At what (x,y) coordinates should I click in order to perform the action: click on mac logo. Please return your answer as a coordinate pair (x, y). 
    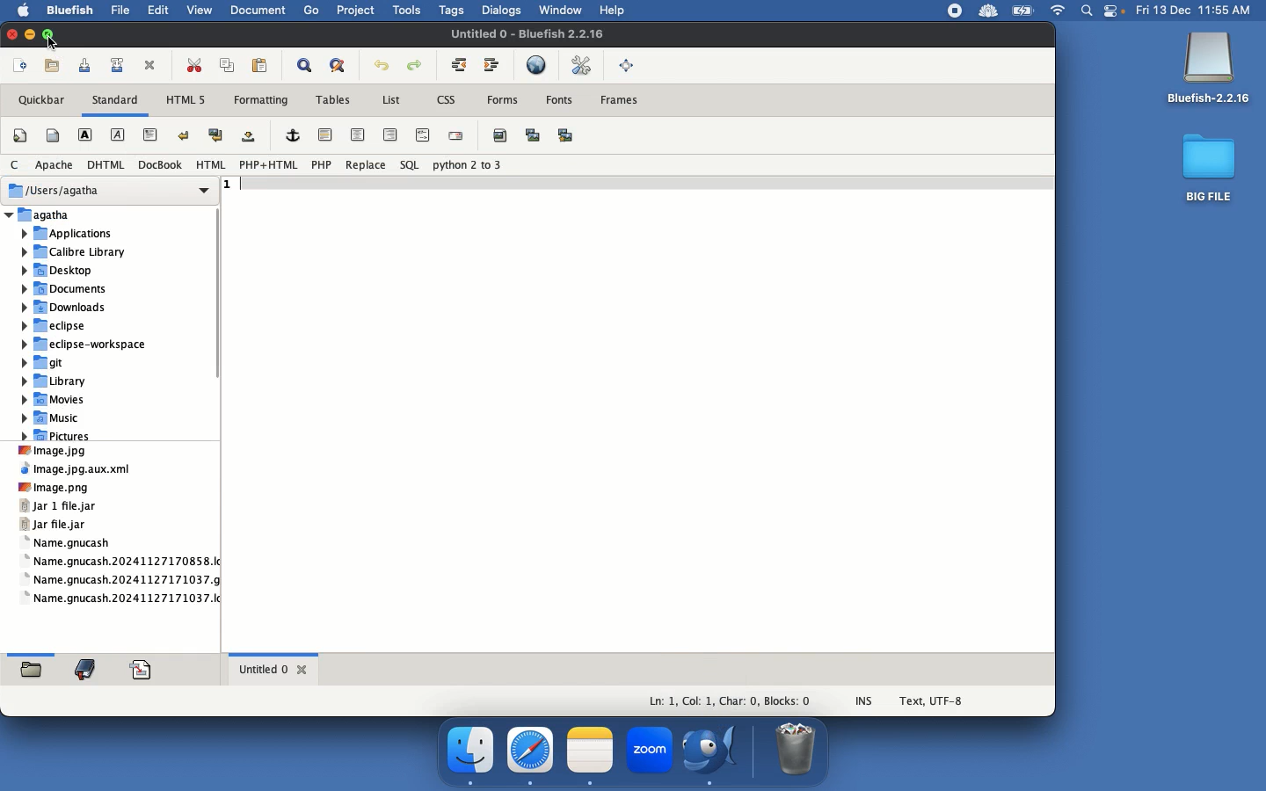
    Looking at the image, I should click on (23, 9).